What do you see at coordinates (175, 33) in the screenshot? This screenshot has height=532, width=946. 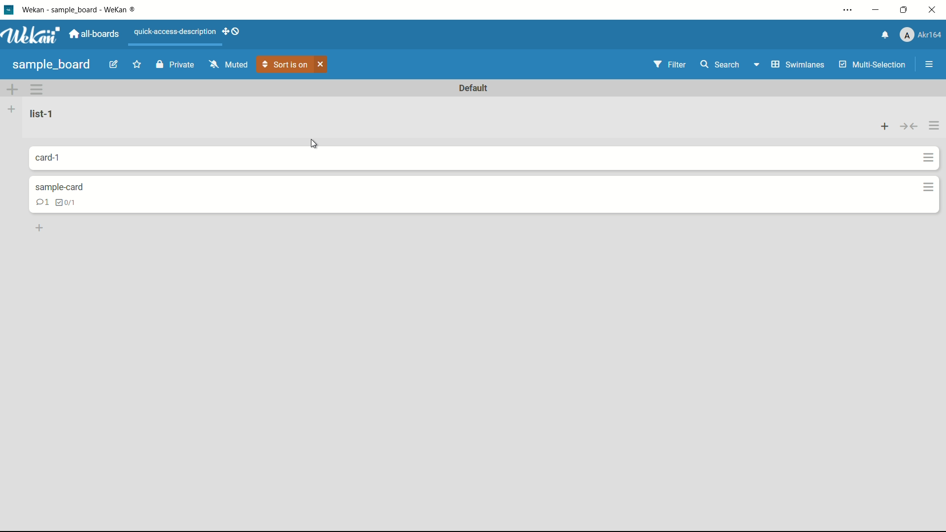 I see `quick-access-description` at bounding box center [175, 33].